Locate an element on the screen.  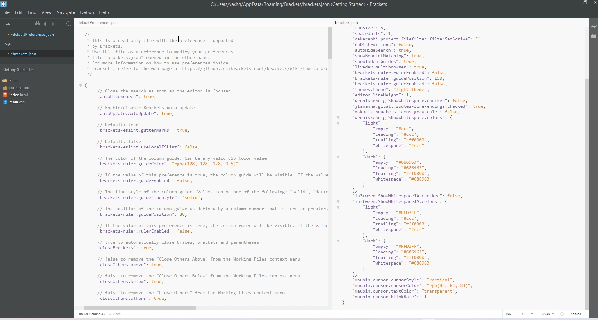
Horizontal Scroll Bar is located at coordinates (198, 307).